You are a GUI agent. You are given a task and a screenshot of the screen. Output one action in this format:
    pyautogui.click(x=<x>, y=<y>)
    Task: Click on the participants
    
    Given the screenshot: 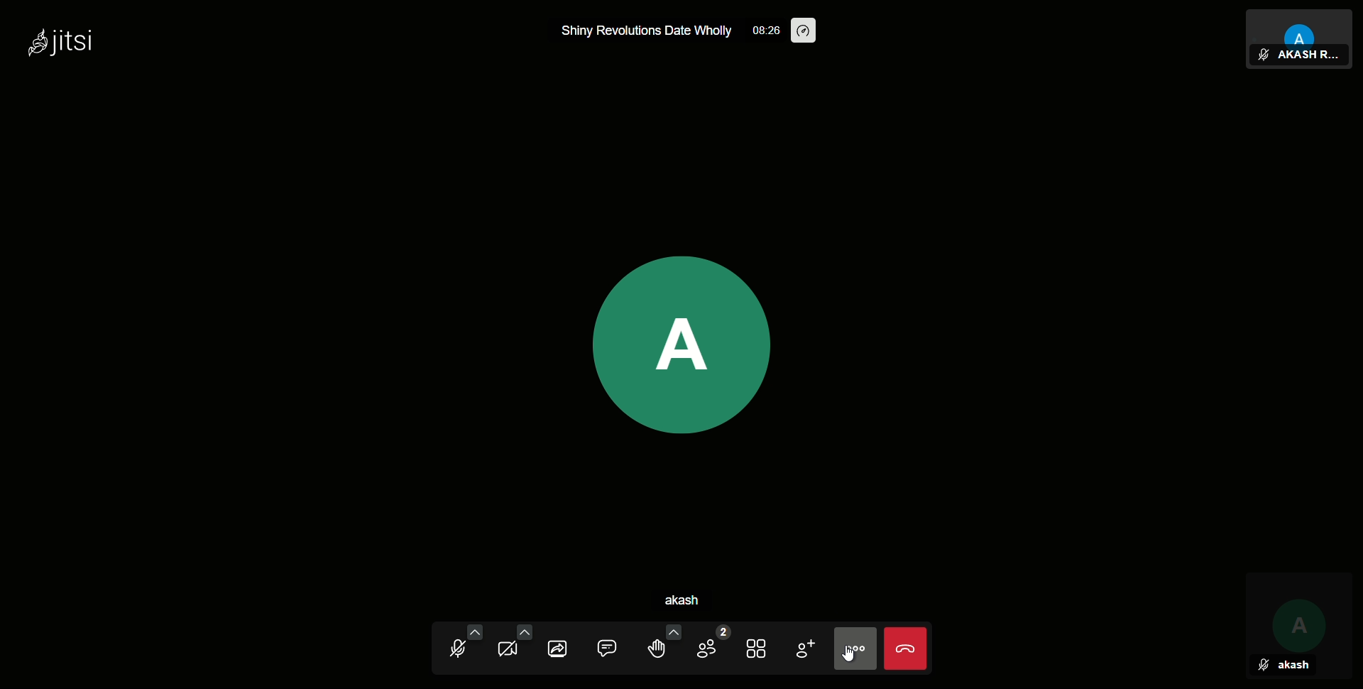 What is the action you would take?
    pyautogui.click(x=710, y=646)
    